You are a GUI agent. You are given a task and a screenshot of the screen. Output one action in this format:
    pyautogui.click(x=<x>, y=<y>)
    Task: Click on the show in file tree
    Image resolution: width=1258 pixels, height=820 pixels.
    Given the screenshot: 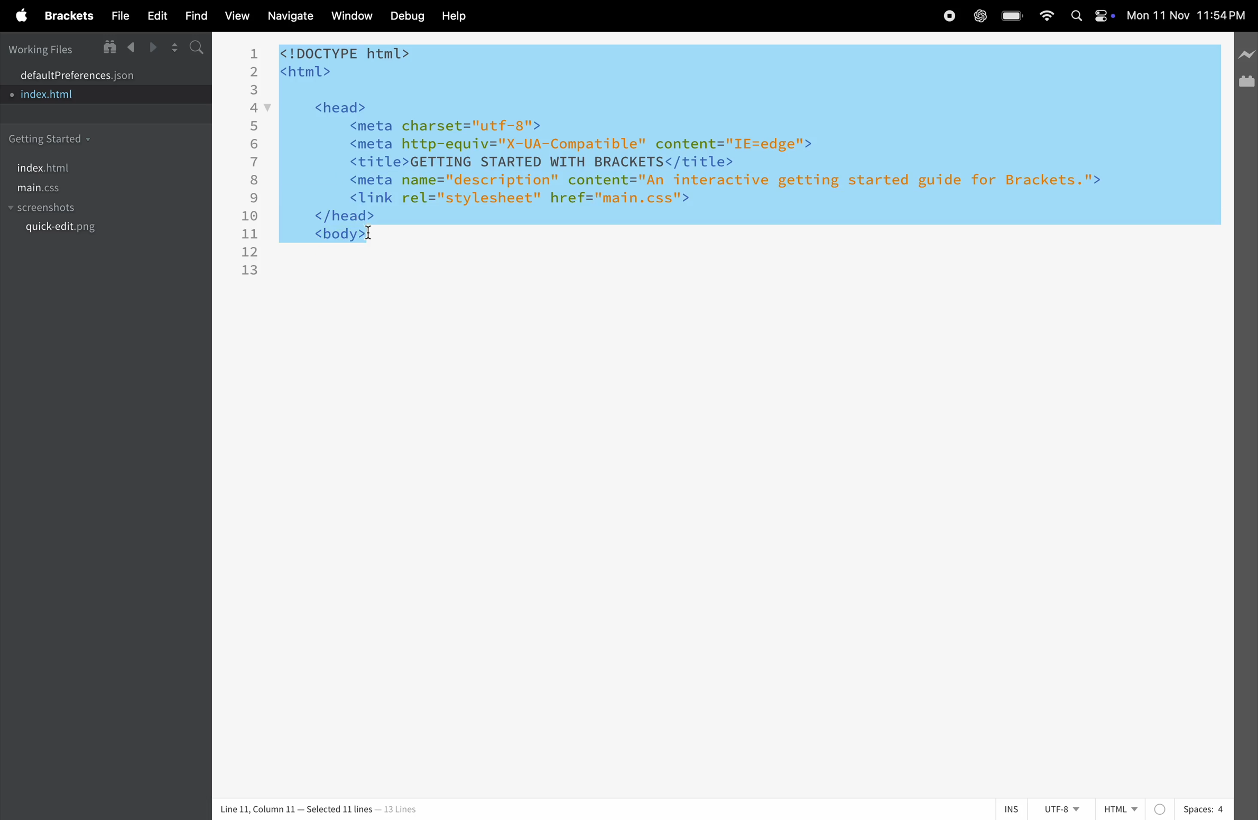 What is the action you would take?
    pyautogui.click(x=106, y=46)
    